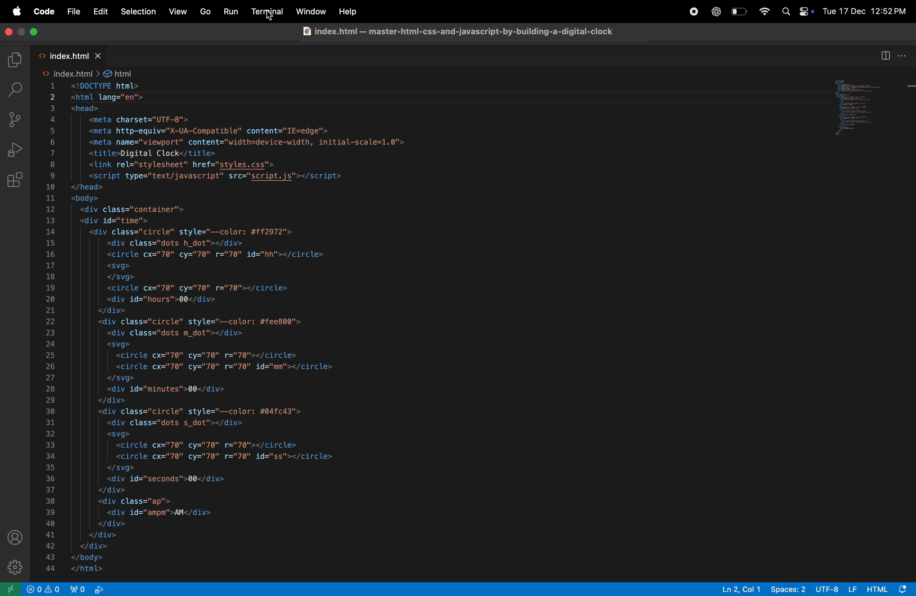 The height and width of the screenshot is (596, 916). What do you see at coordinates (884, 55) in the screenshot?
I see `split` at bounding box center [884, 55].